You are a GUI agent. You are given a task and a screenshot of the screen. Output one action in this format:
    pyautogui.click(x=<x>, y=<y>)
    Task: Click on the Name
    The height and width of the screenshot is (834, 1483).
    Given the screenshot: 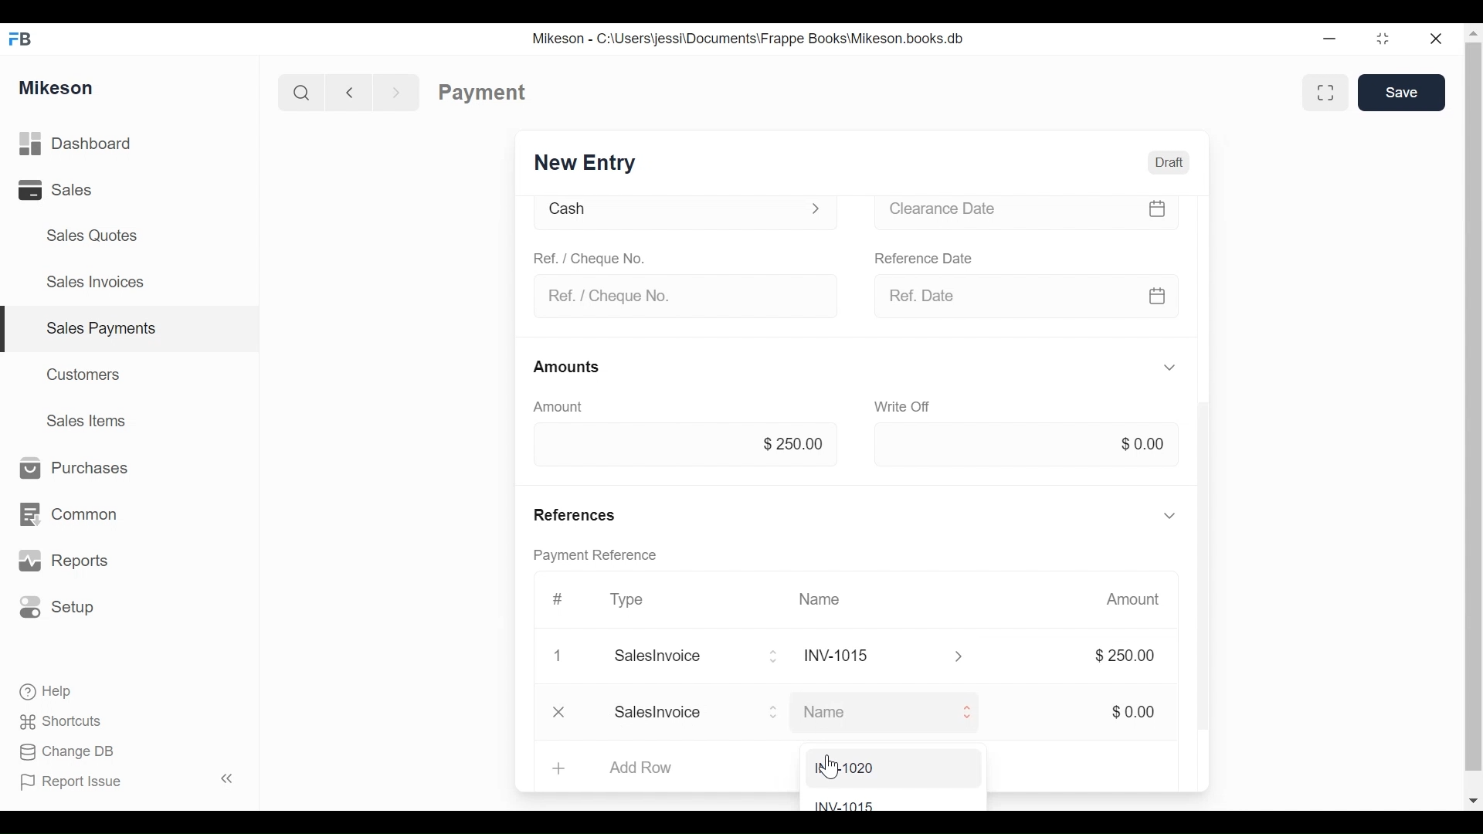 What is the action you would take?
    pyautogui.click(x=833, y=599)
    